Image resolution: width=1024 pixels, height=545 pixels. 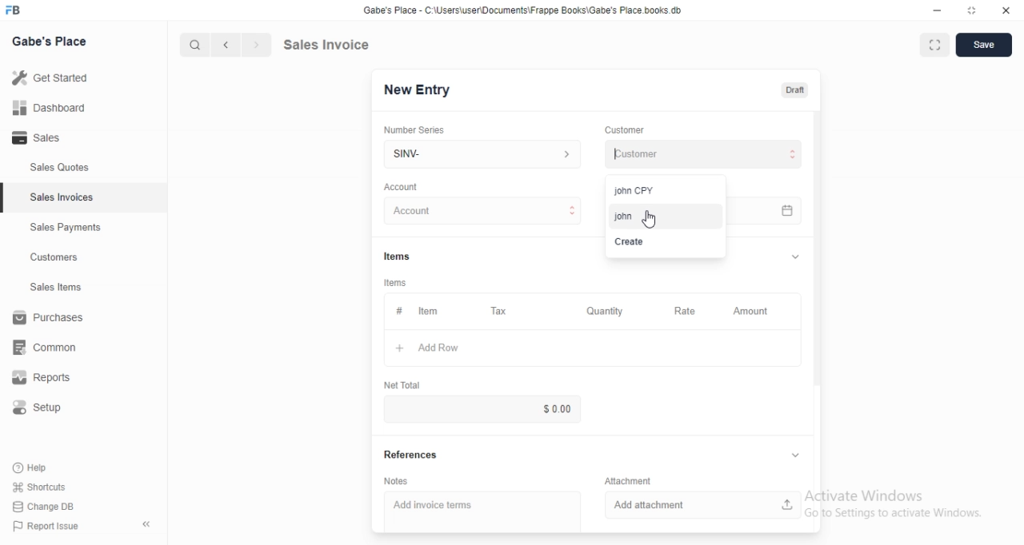 I want to click on maximize, so click(x=973, y=12).